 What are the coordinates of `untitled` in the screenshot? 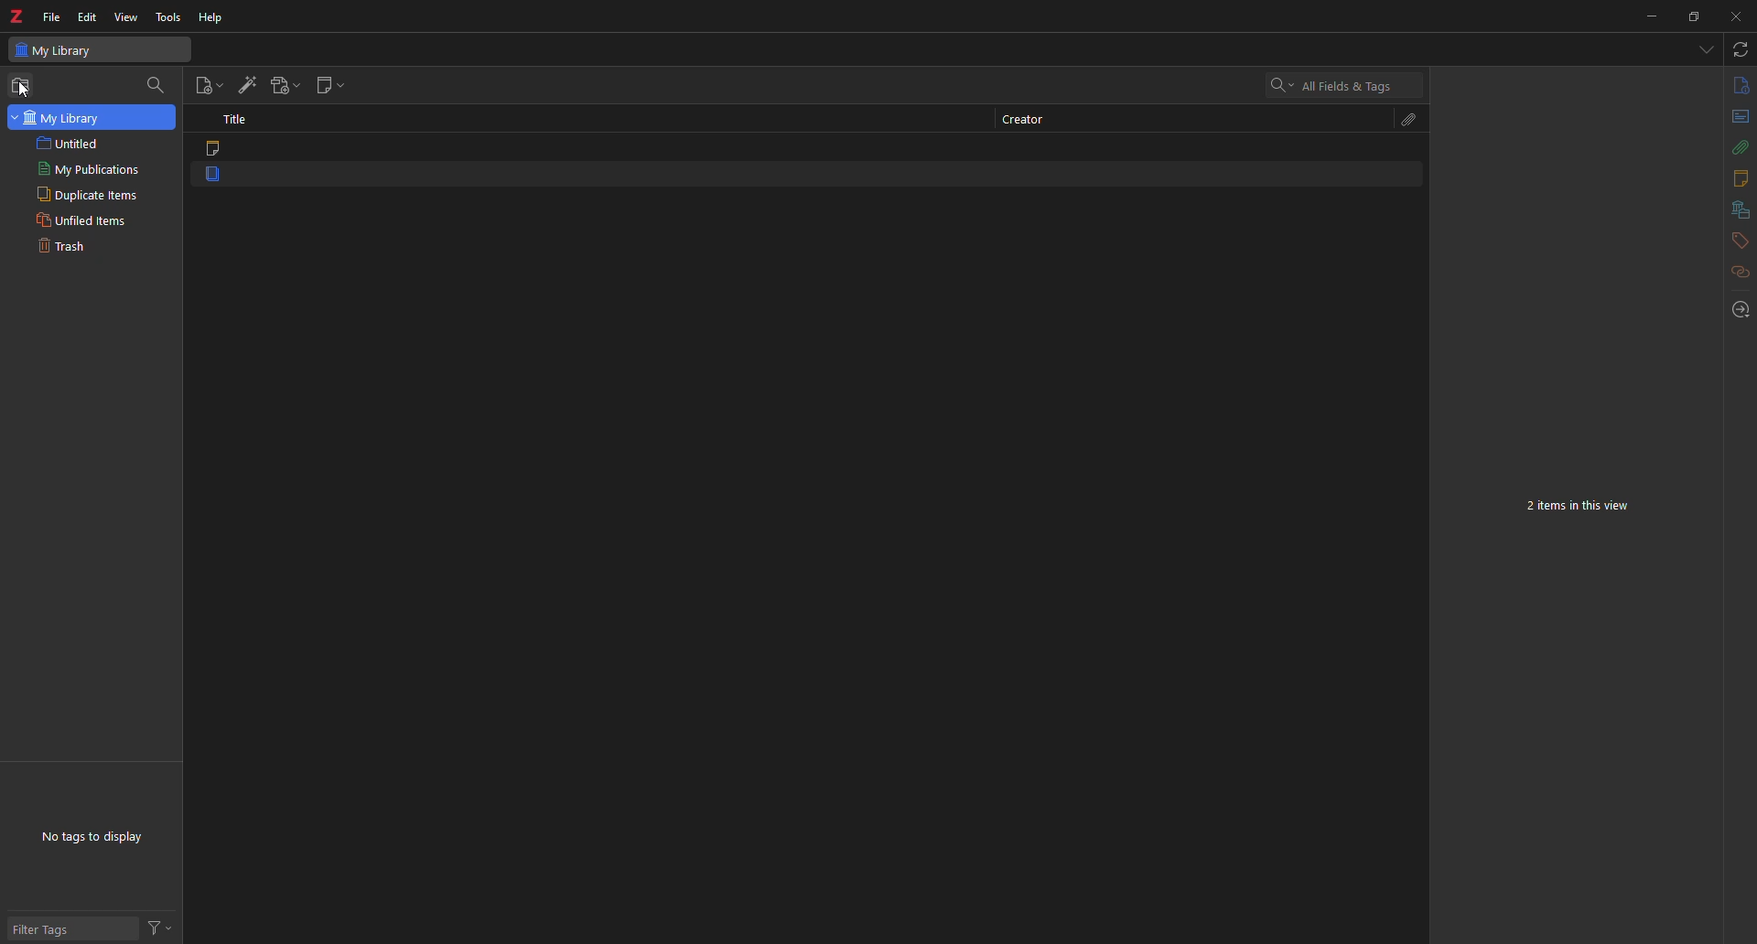 It's located at (71, 143).